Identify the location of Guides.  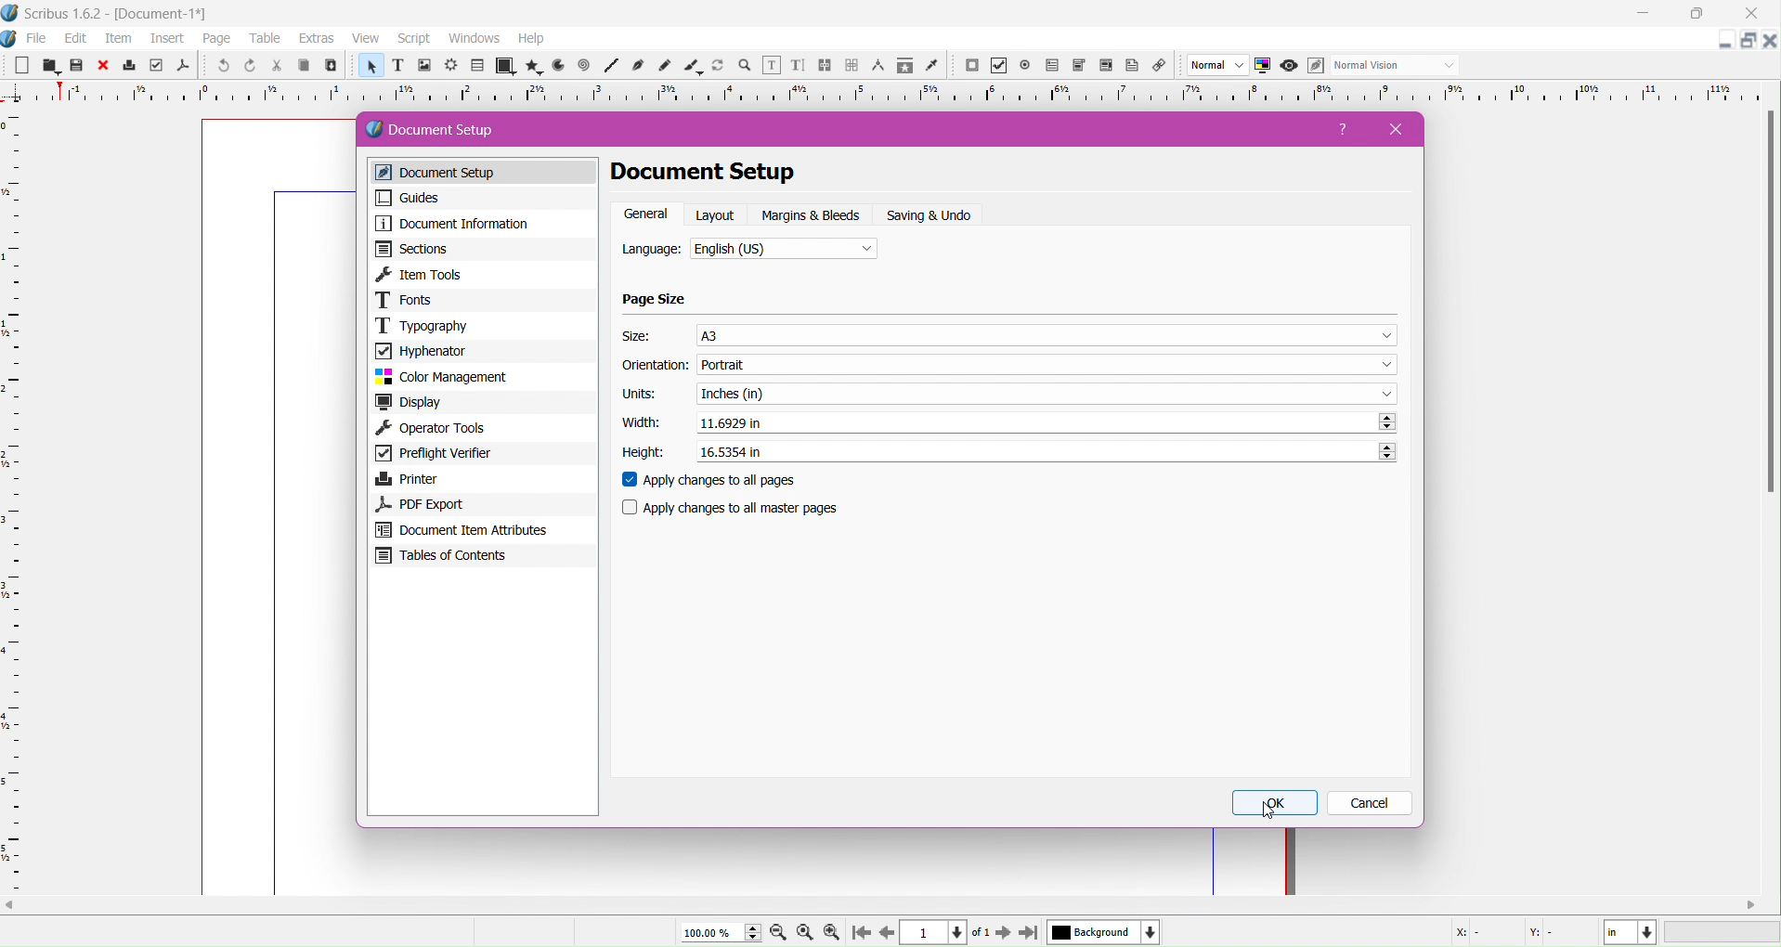
(479, 198).